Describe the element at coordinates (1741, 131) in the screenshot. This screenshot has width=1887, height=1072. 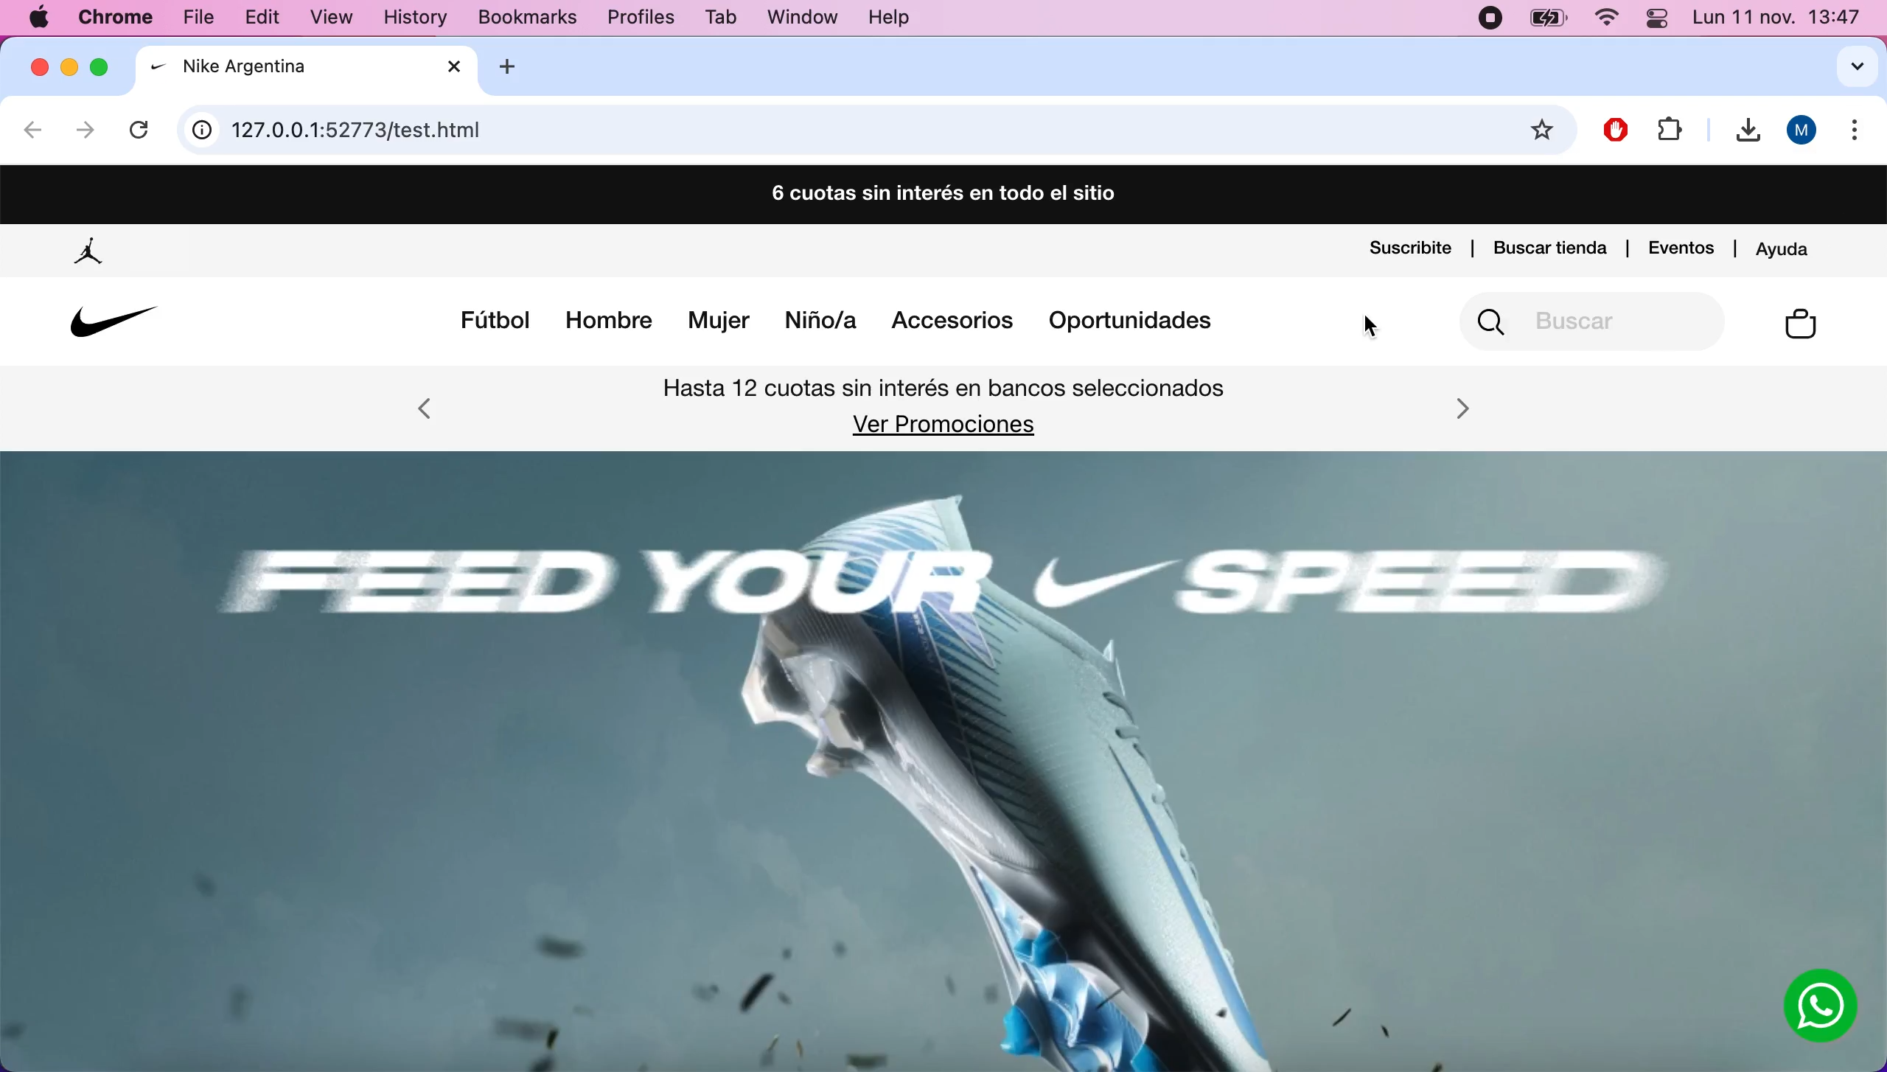
I see `downloads` at that location.